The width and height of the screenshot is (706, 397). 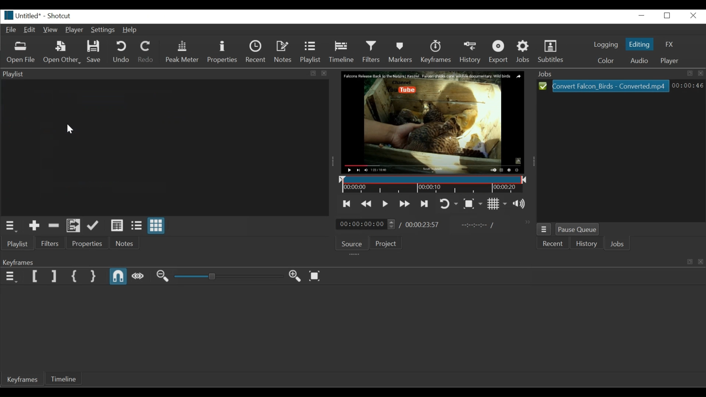 What do you see at coordinates (136, 226) in the screenshot?
I see `View as Files` at bounding box center [136, 226].